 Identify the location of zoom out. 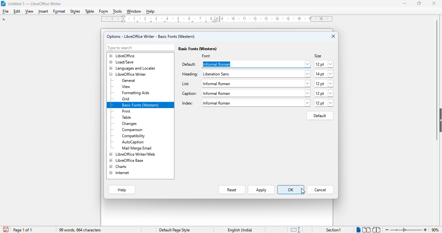
(387, 230).